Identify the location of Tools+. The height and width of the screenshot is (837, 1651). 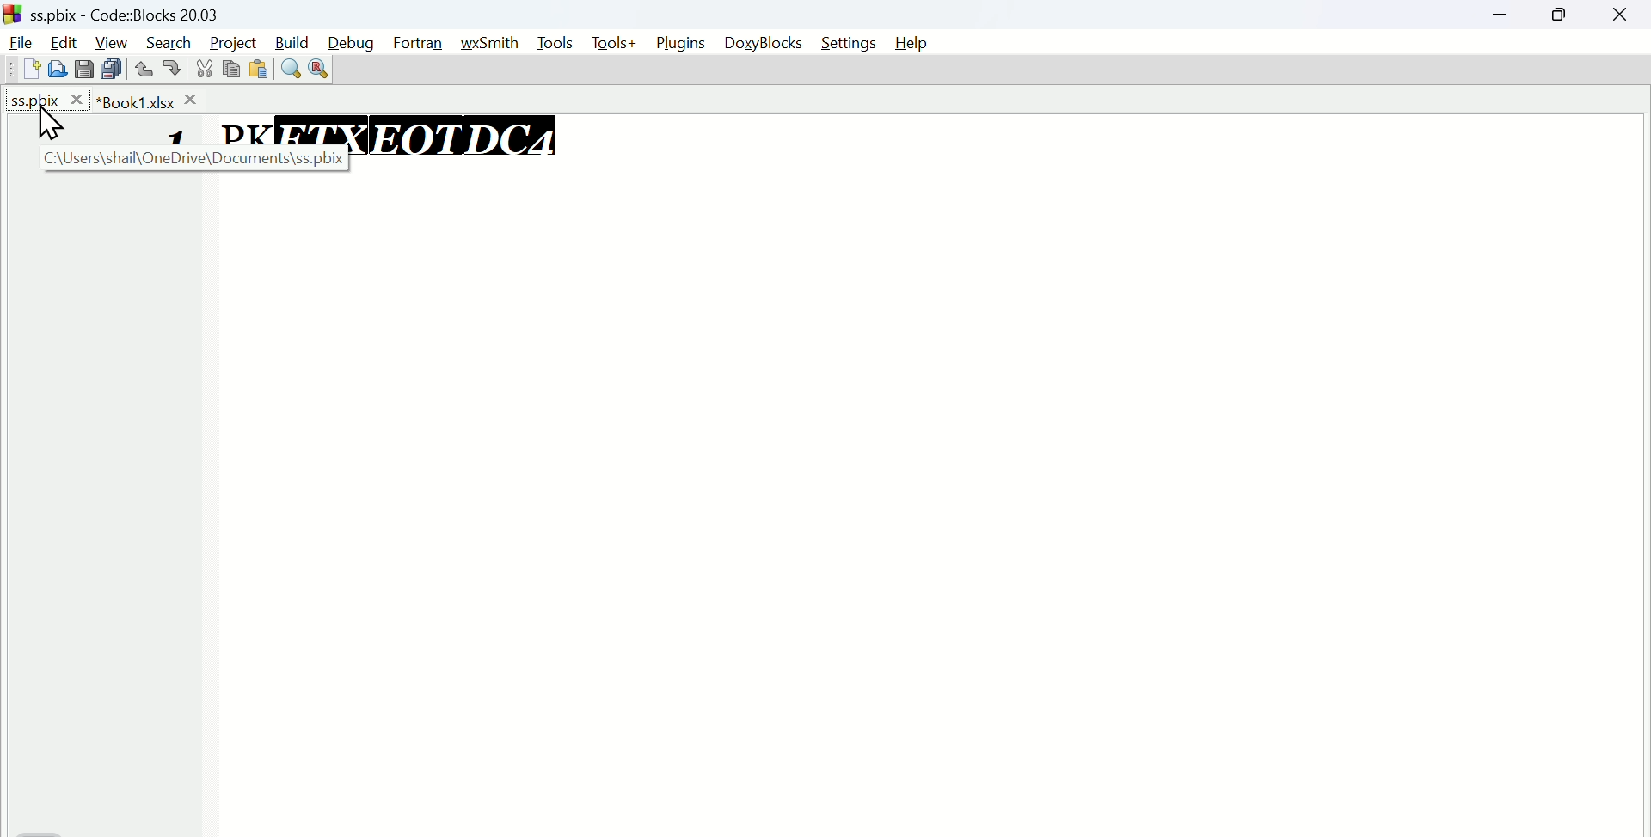
(614, 44).